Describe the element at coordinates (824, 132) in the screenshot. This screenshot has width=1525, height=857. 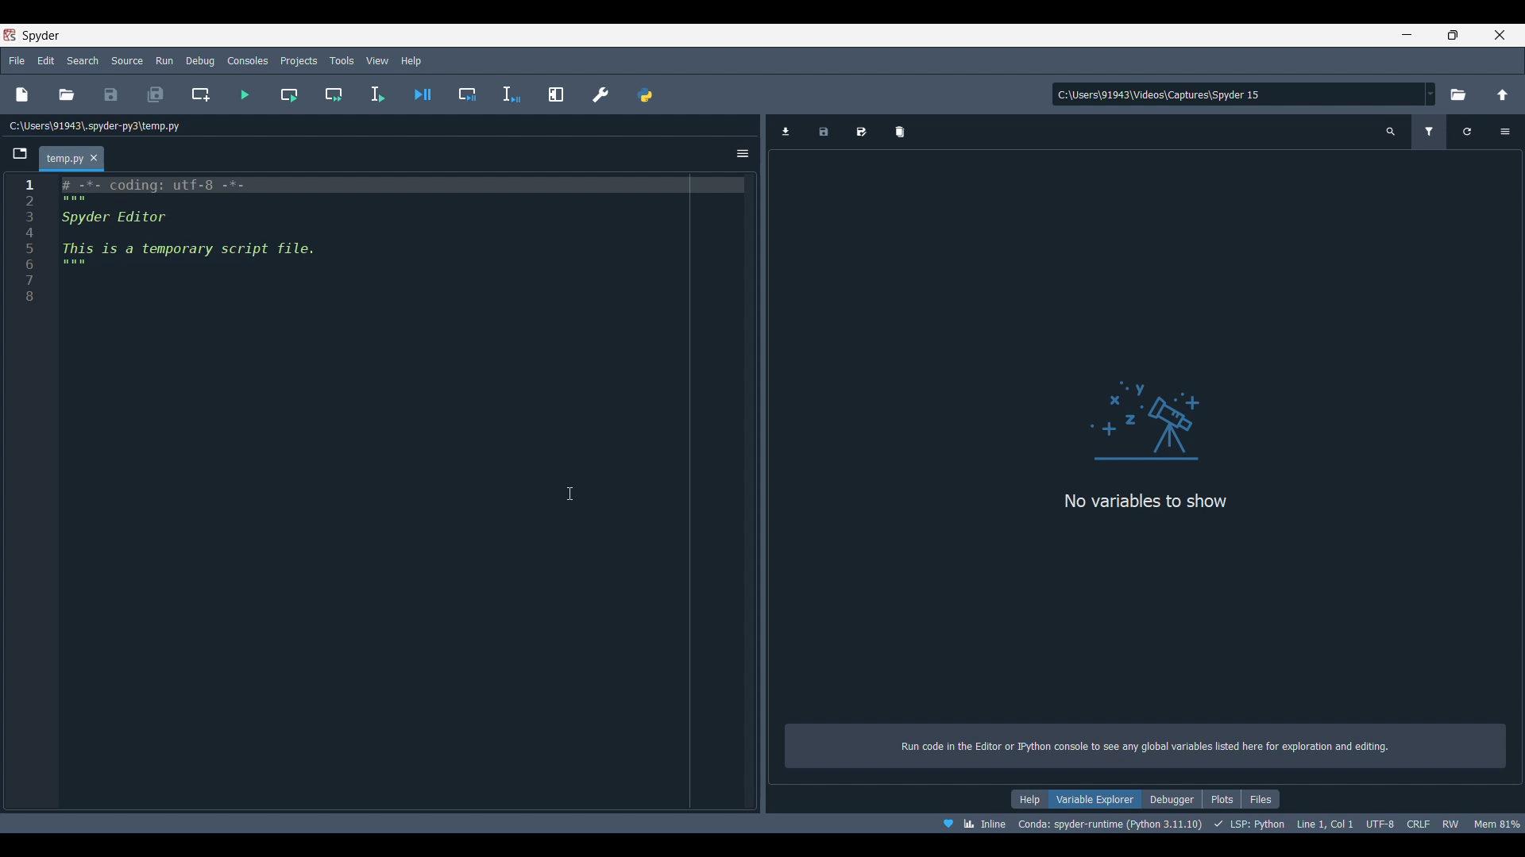
I see `Save data` at that location.